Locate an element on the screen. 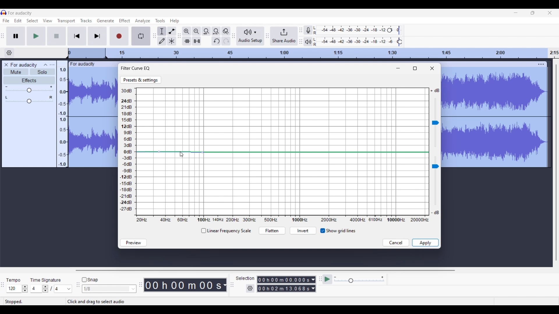 Image resolution: width=559 pixels, height=314 pixels. Pan right is located at coordinates (51, 97).